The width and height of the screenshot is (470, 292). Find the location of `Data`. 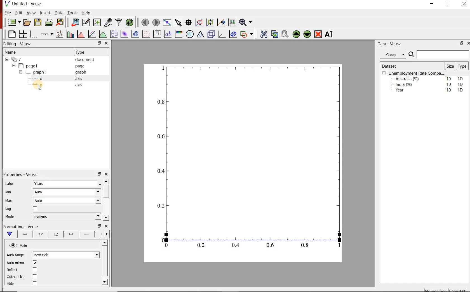

Data is located at coordinates (59, 13).